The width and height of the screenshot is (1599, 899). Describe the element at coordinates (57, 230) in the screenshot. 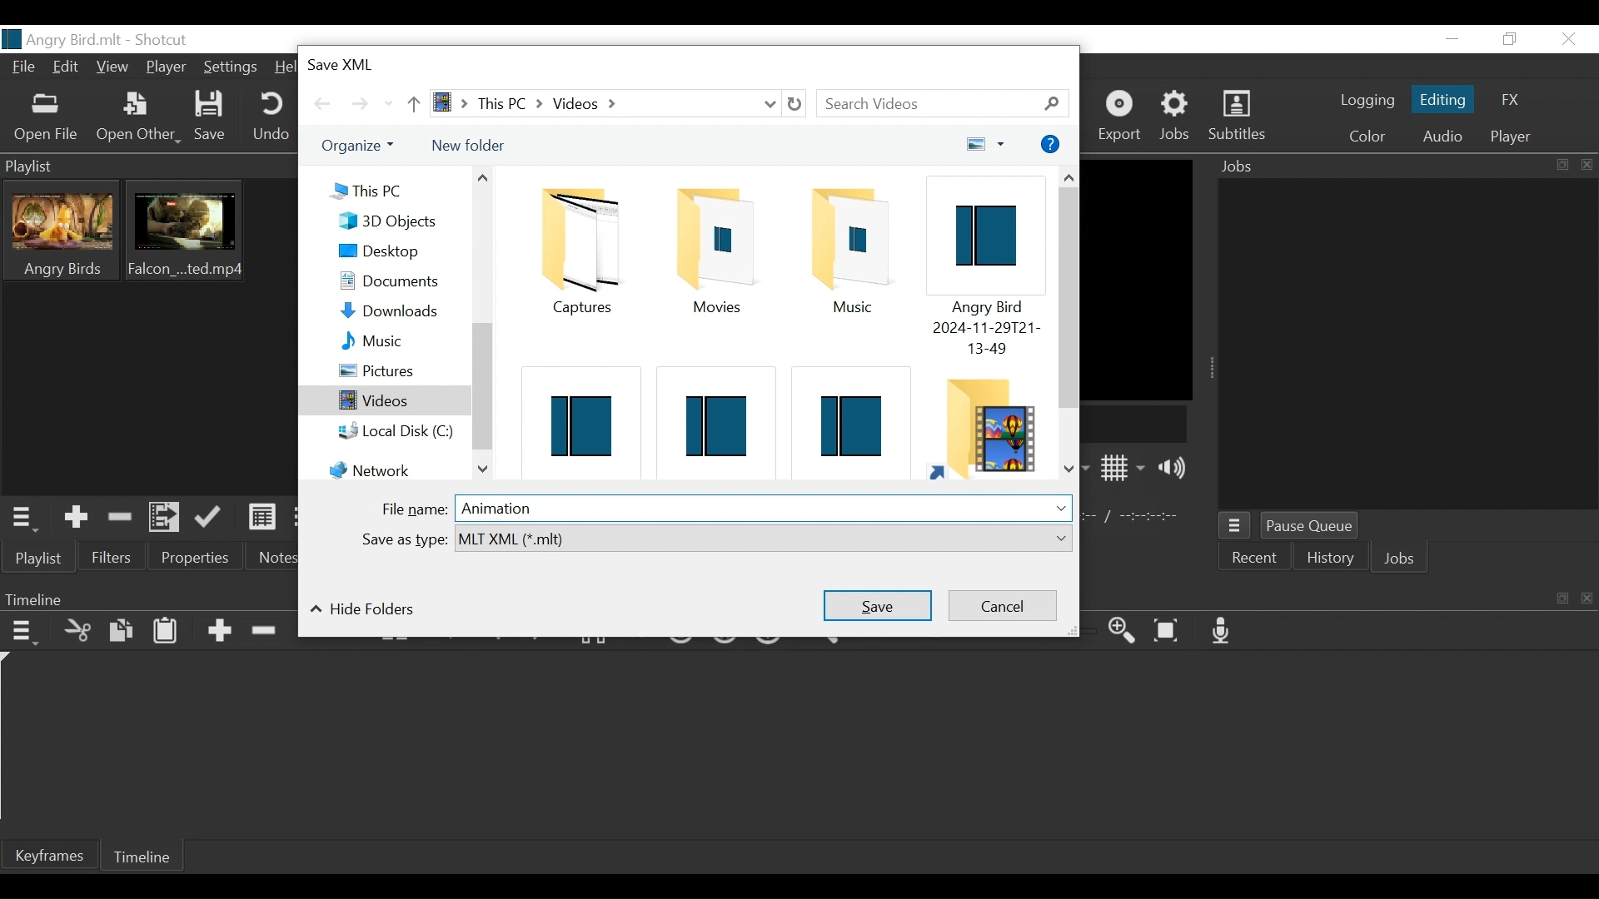

I see `Clip` at that location.